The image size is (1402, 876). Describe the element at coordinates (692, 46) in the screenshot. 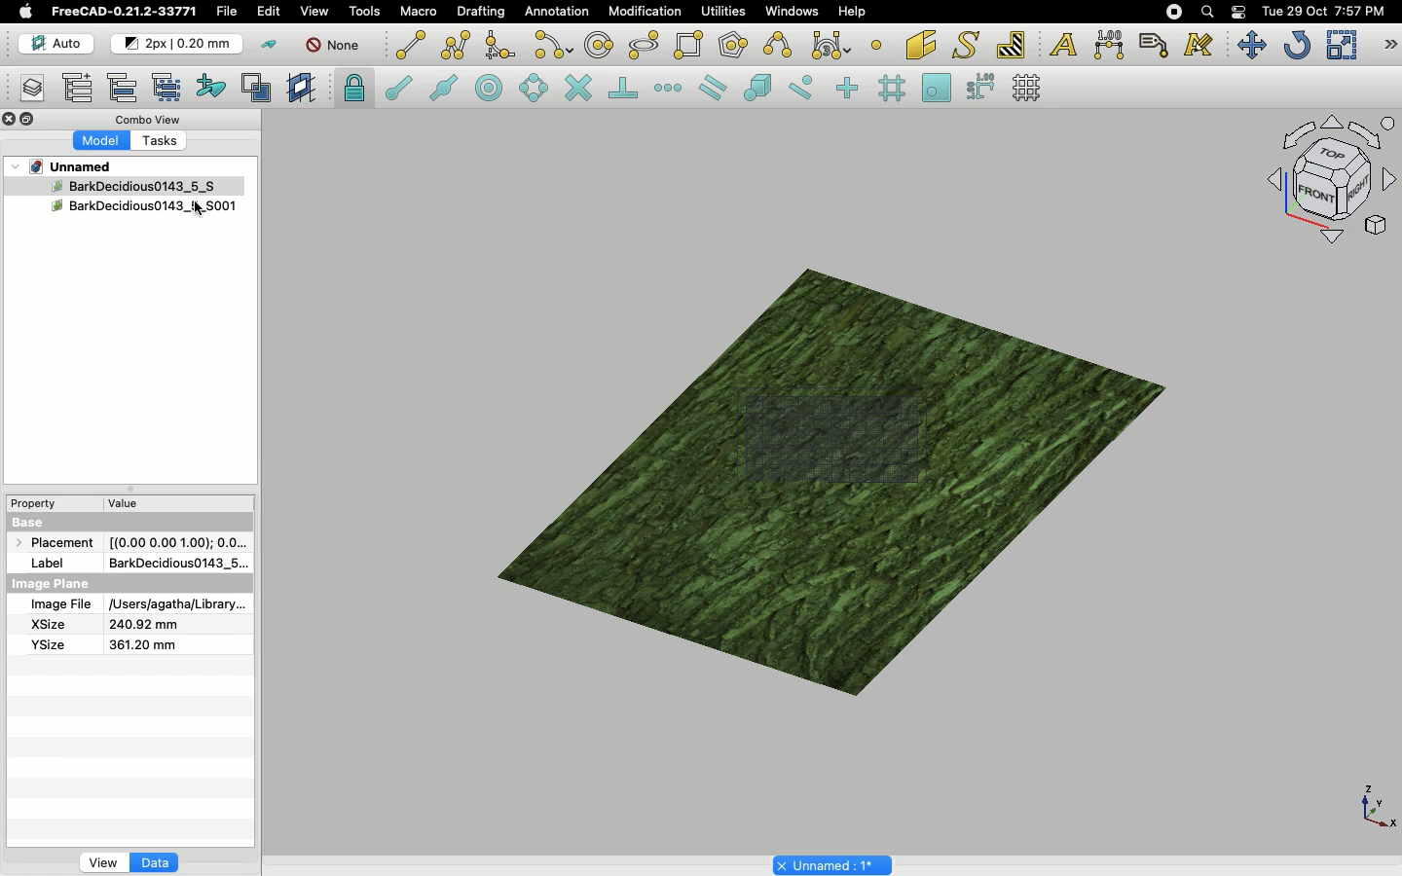

I see `Rectangle` at that location.